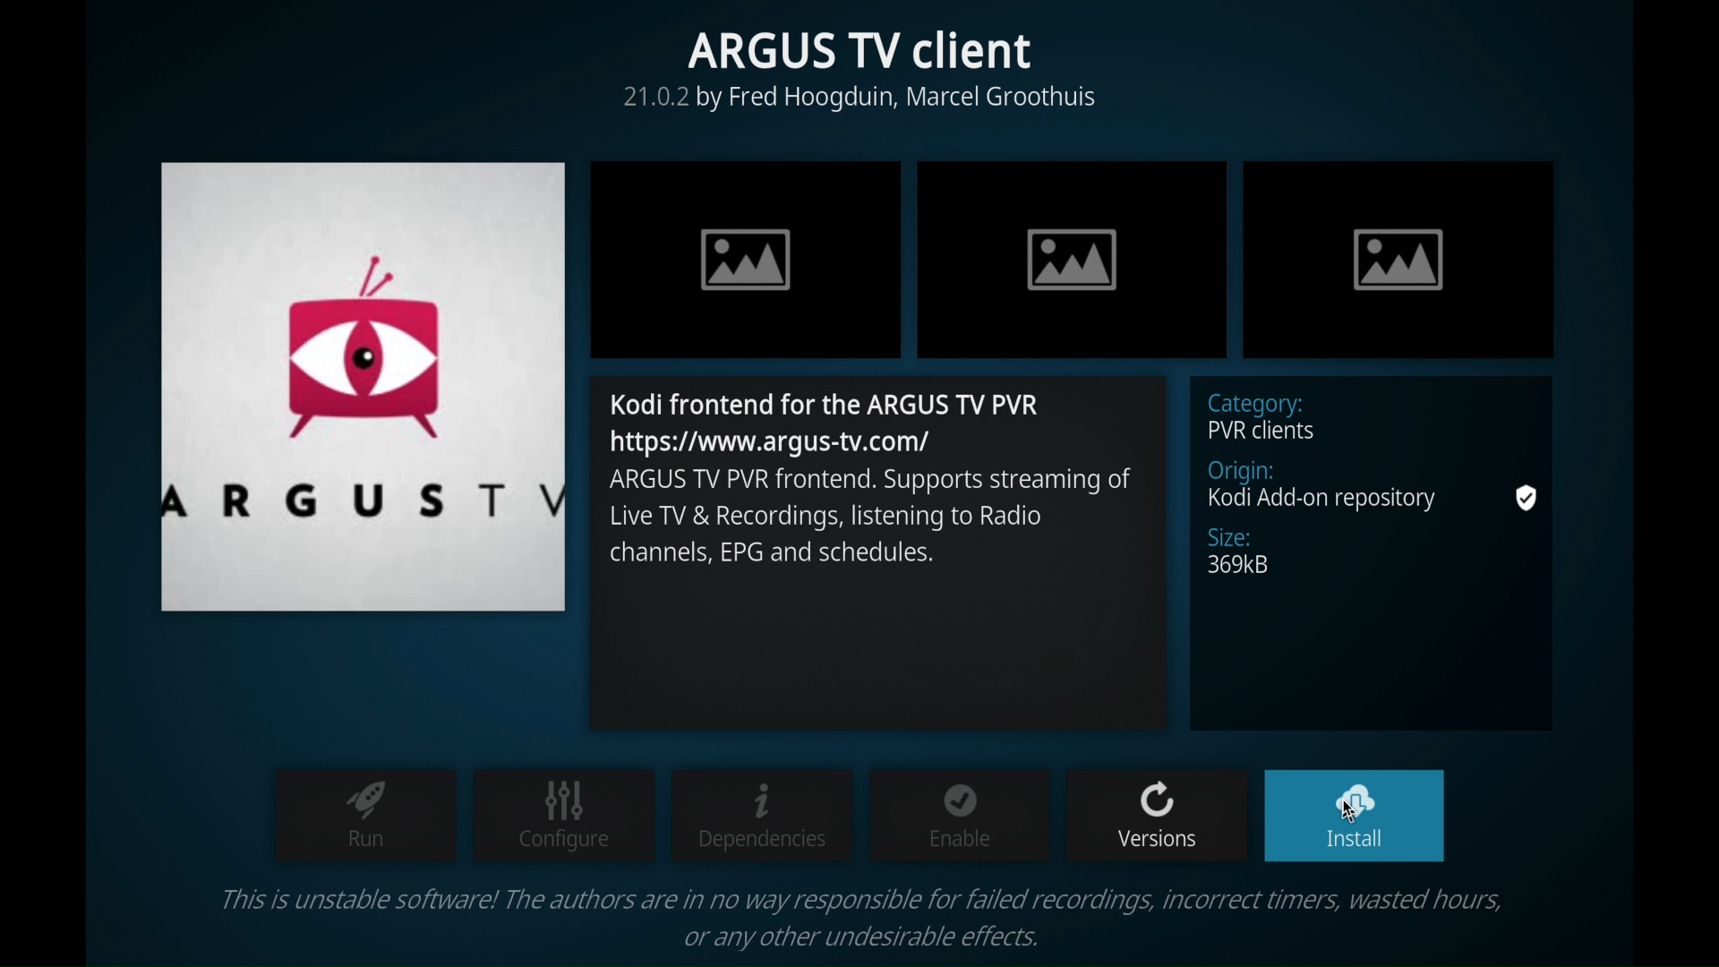 The image size is (1719, 967). I want to click on Configure, so click(565, 817).